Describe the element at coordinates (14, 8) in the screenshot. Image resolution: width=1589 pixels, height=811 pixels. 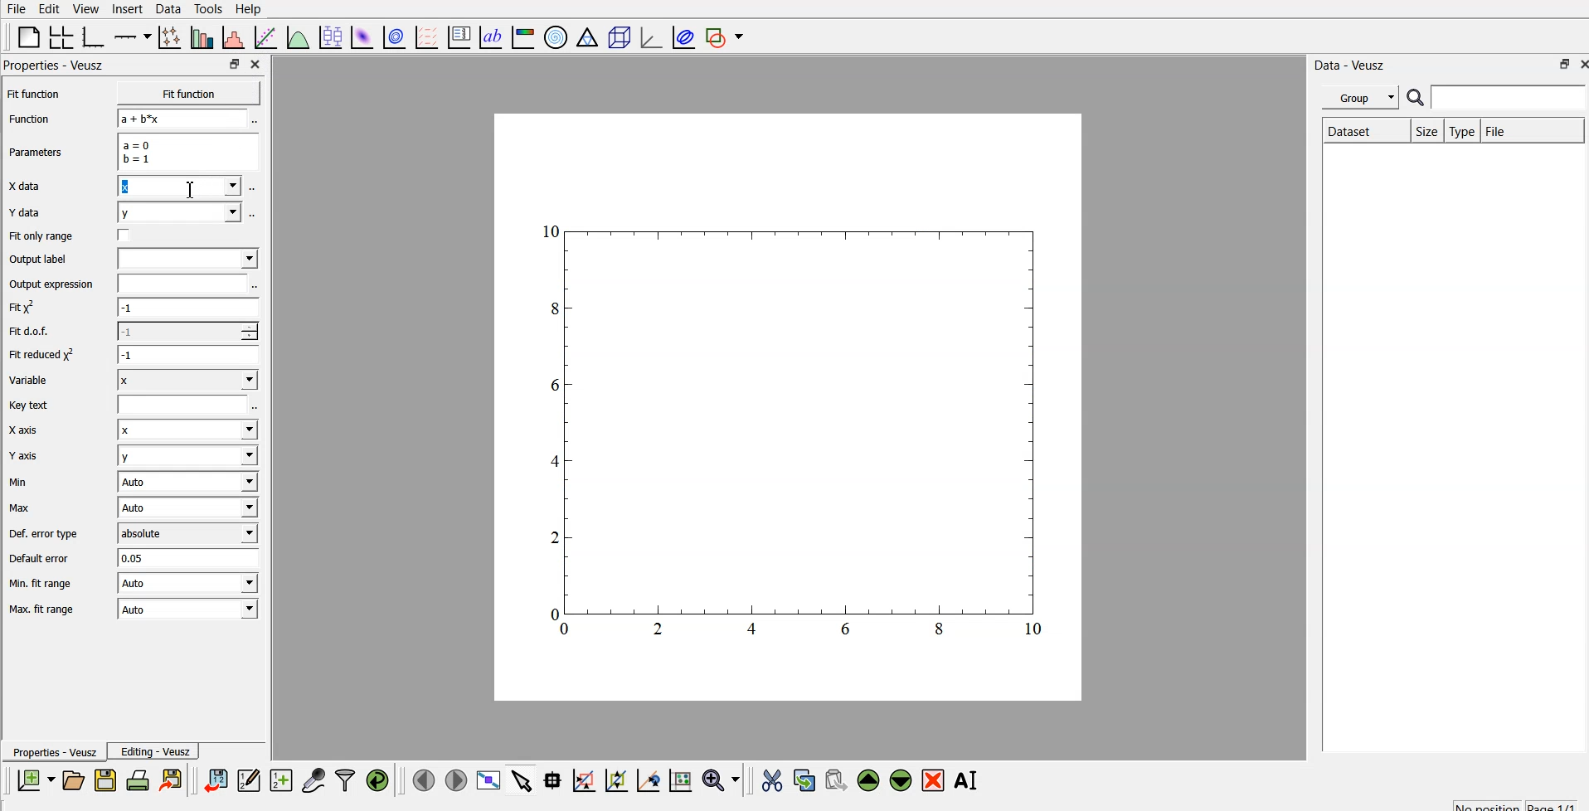
I see `file` at that location.